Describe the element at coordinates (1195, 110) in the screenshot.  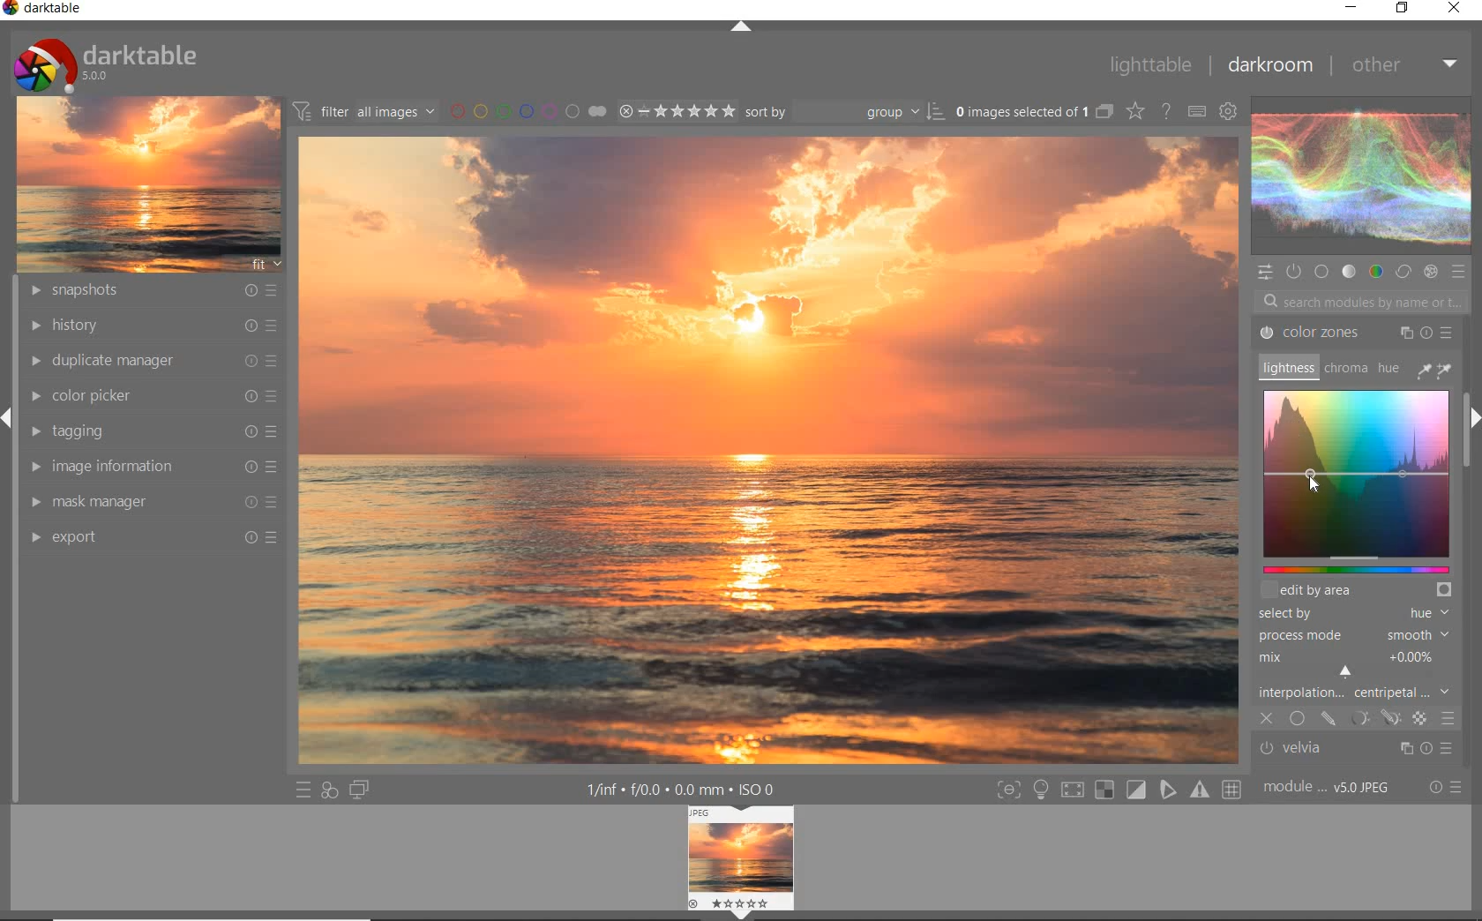
I see `define keyboard shortcut` at that location.